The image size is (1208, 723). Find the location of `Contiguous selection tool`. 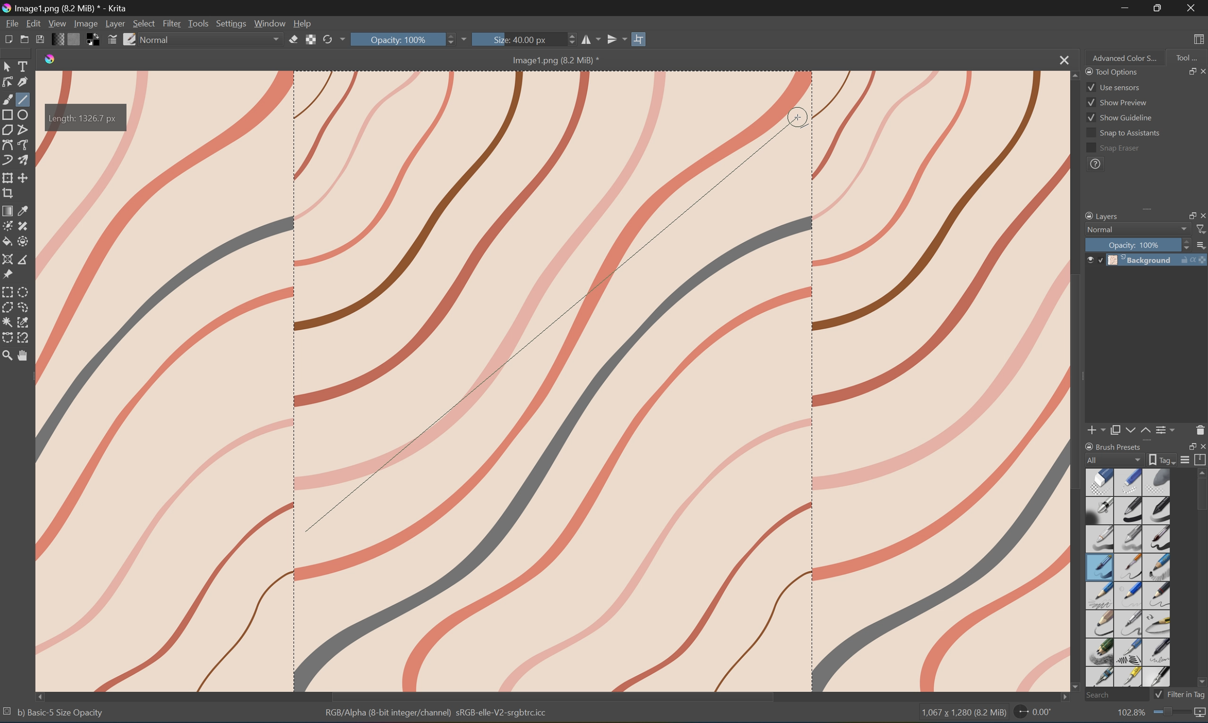

Contiguous selection tool is located at coordinates (8, 322).